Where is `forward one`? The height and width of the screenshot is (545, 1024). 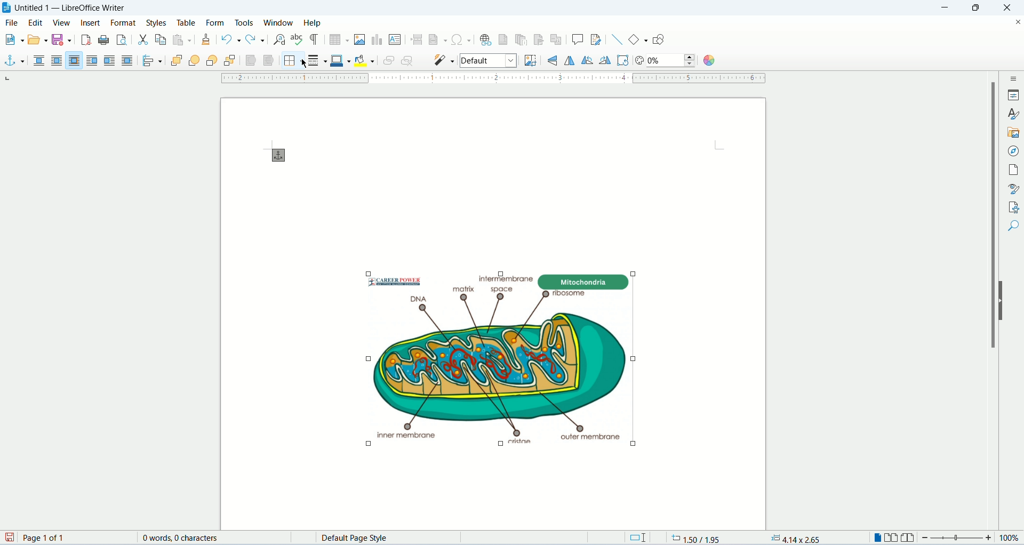 forward one is located at coordinates (194, 62).